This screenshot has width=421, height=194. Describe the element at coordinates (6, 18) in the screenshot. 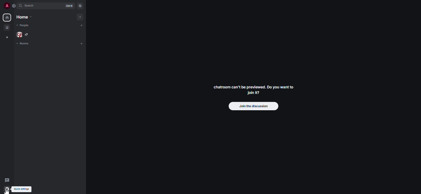

I see `home` at that location.